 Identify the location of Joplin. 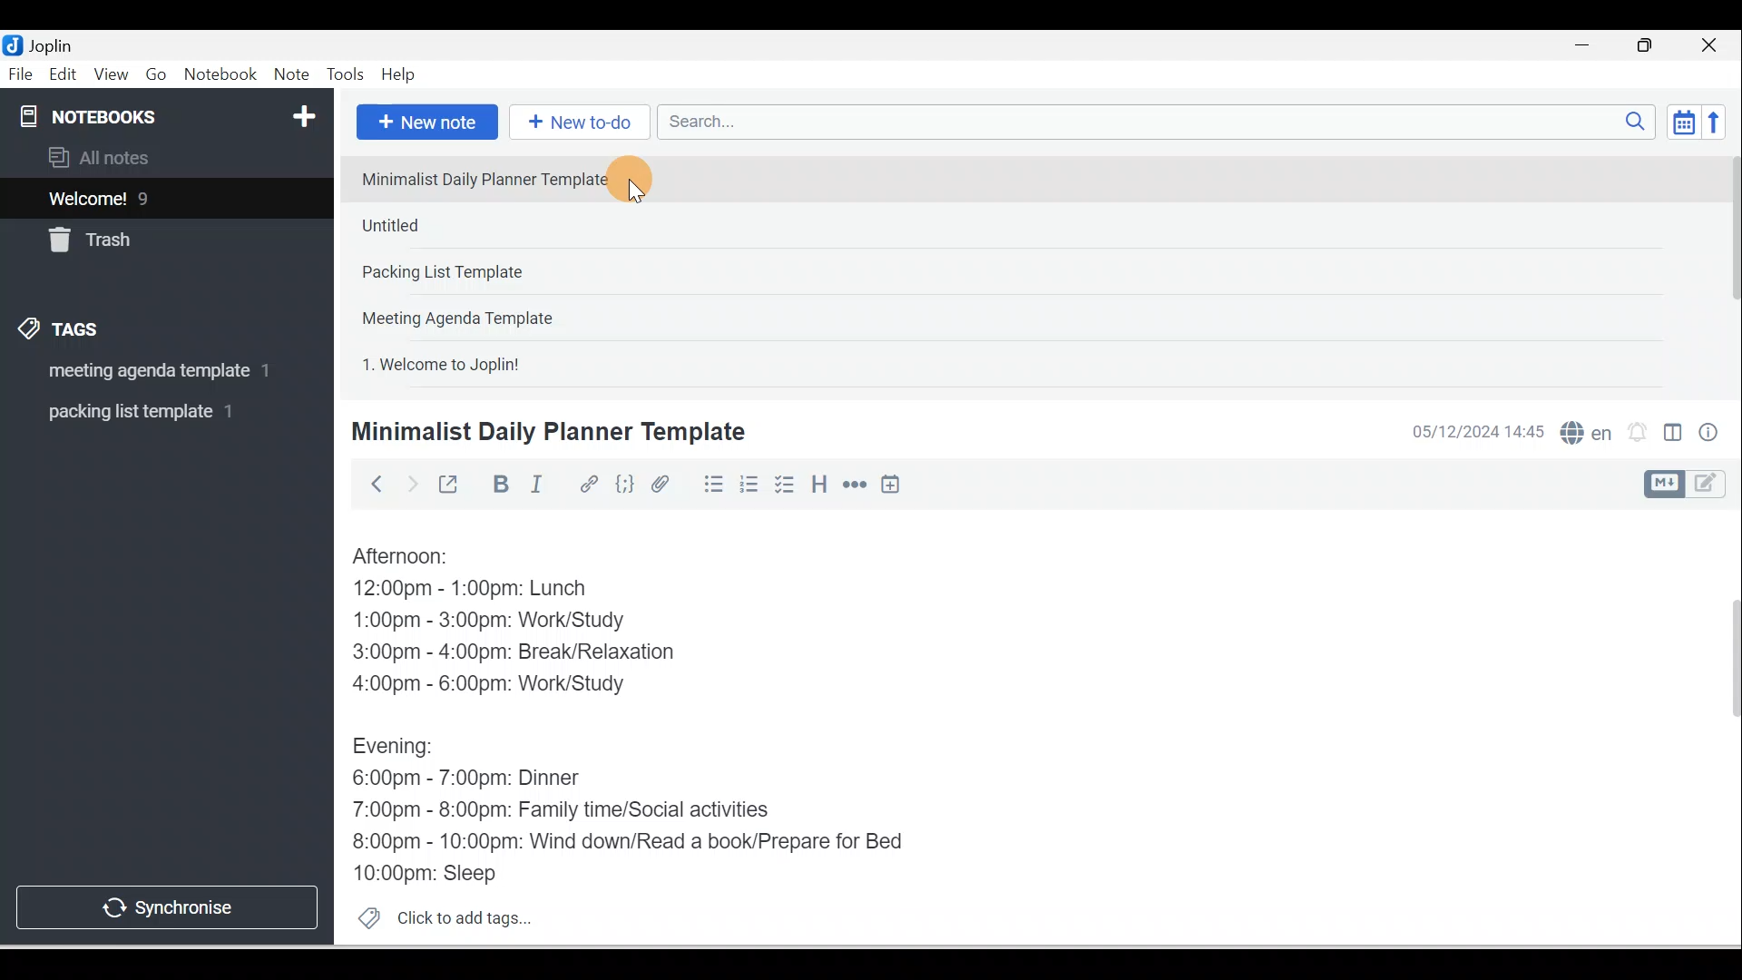
(55, 44).